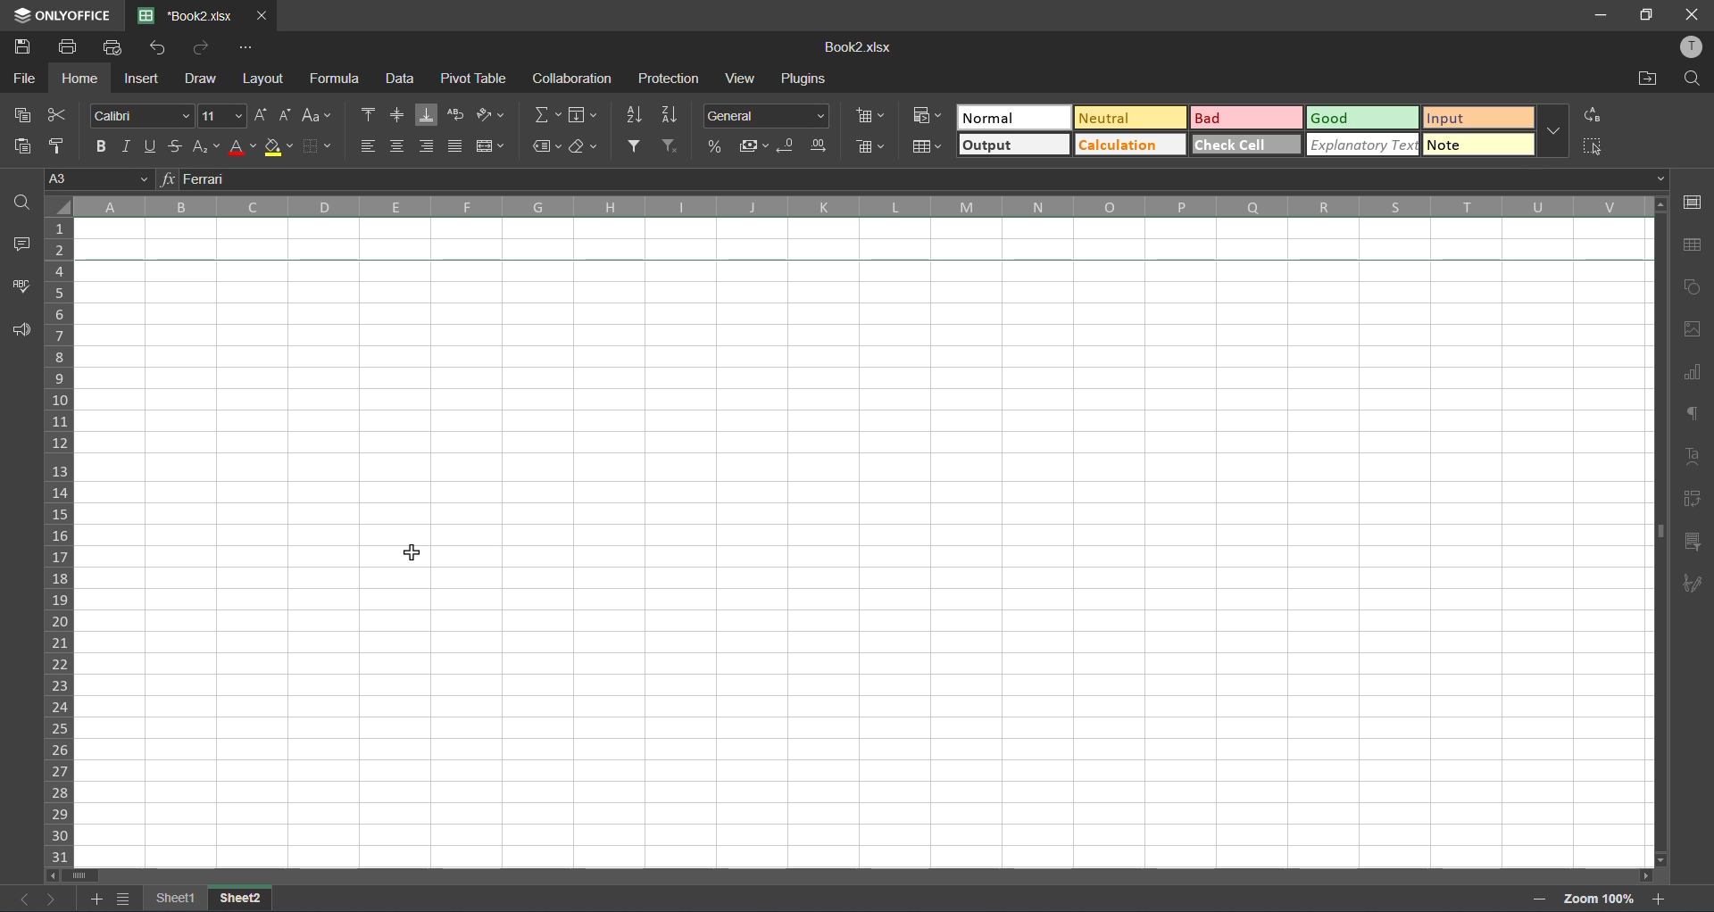 Image resolution: width=1714 pixels, height=912 pixels. Describe the element at coordinates (806, 80) in the screenshot. I see `plugins` at that location.